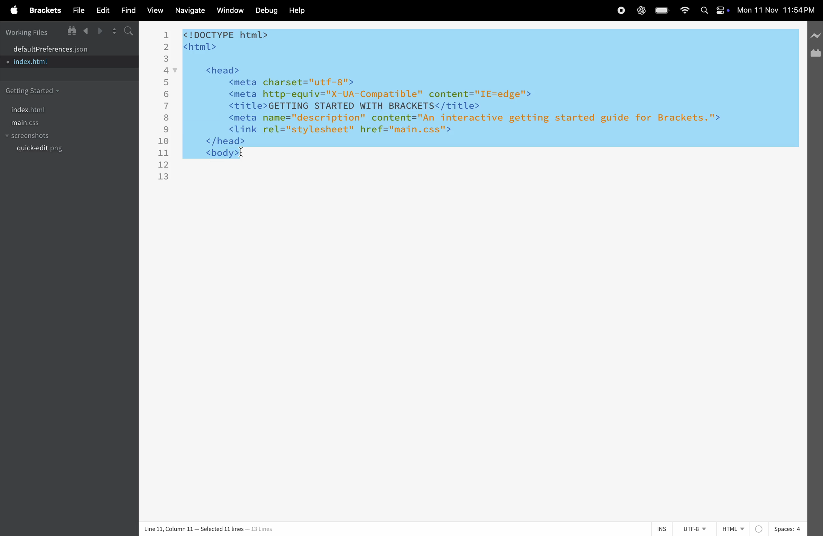  What do you see at coordinates (63, 124) in the screenshot?
I see `main.css` at bounding box center [63, 124].